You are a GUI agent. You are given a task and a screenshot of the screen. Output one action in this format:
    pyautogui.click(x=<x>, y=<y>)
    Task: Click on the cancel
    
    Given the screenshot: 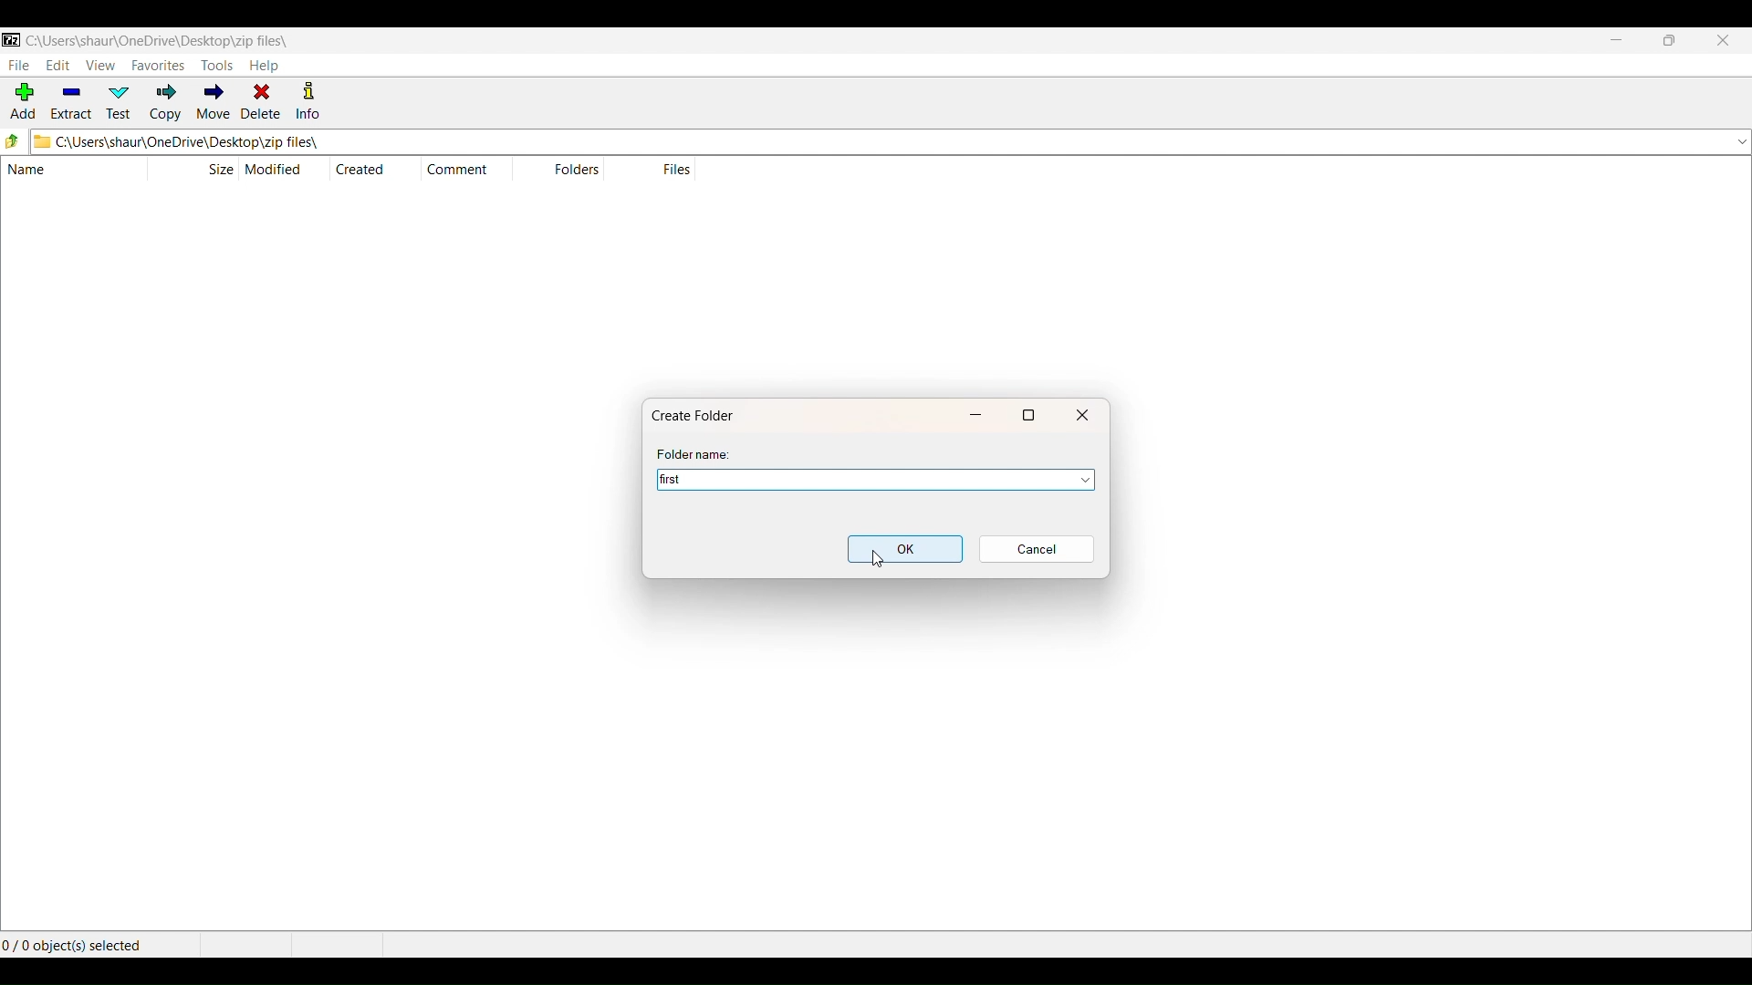 What is the action you would take?
    pyautogui.click(x=1036, y=549)
    